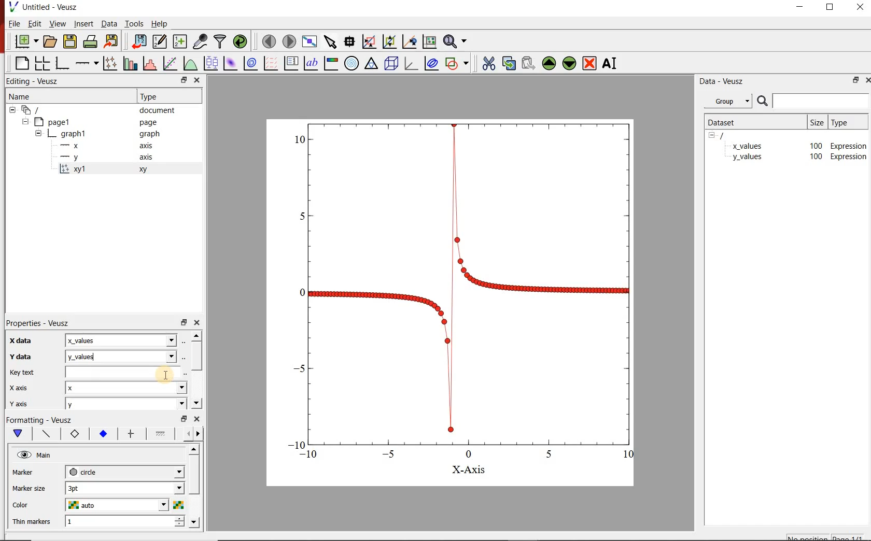 Image resolution: width=871 pixels, height=541 pixels. I want to click on insert, so click(83, 23).